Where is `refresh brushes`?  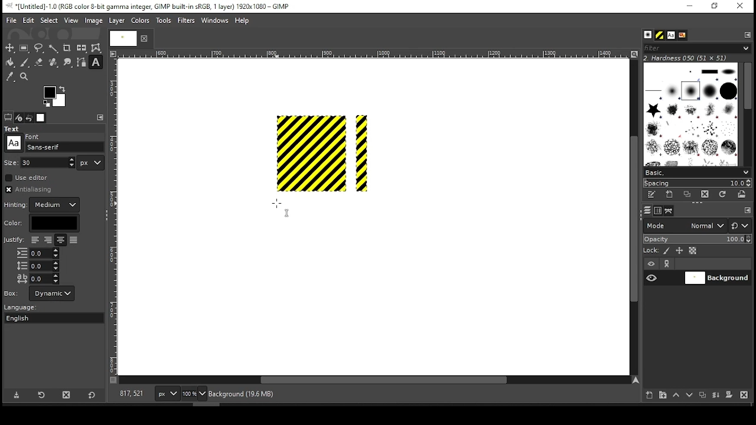 refresh brushes is located at coordinates (722, 195).